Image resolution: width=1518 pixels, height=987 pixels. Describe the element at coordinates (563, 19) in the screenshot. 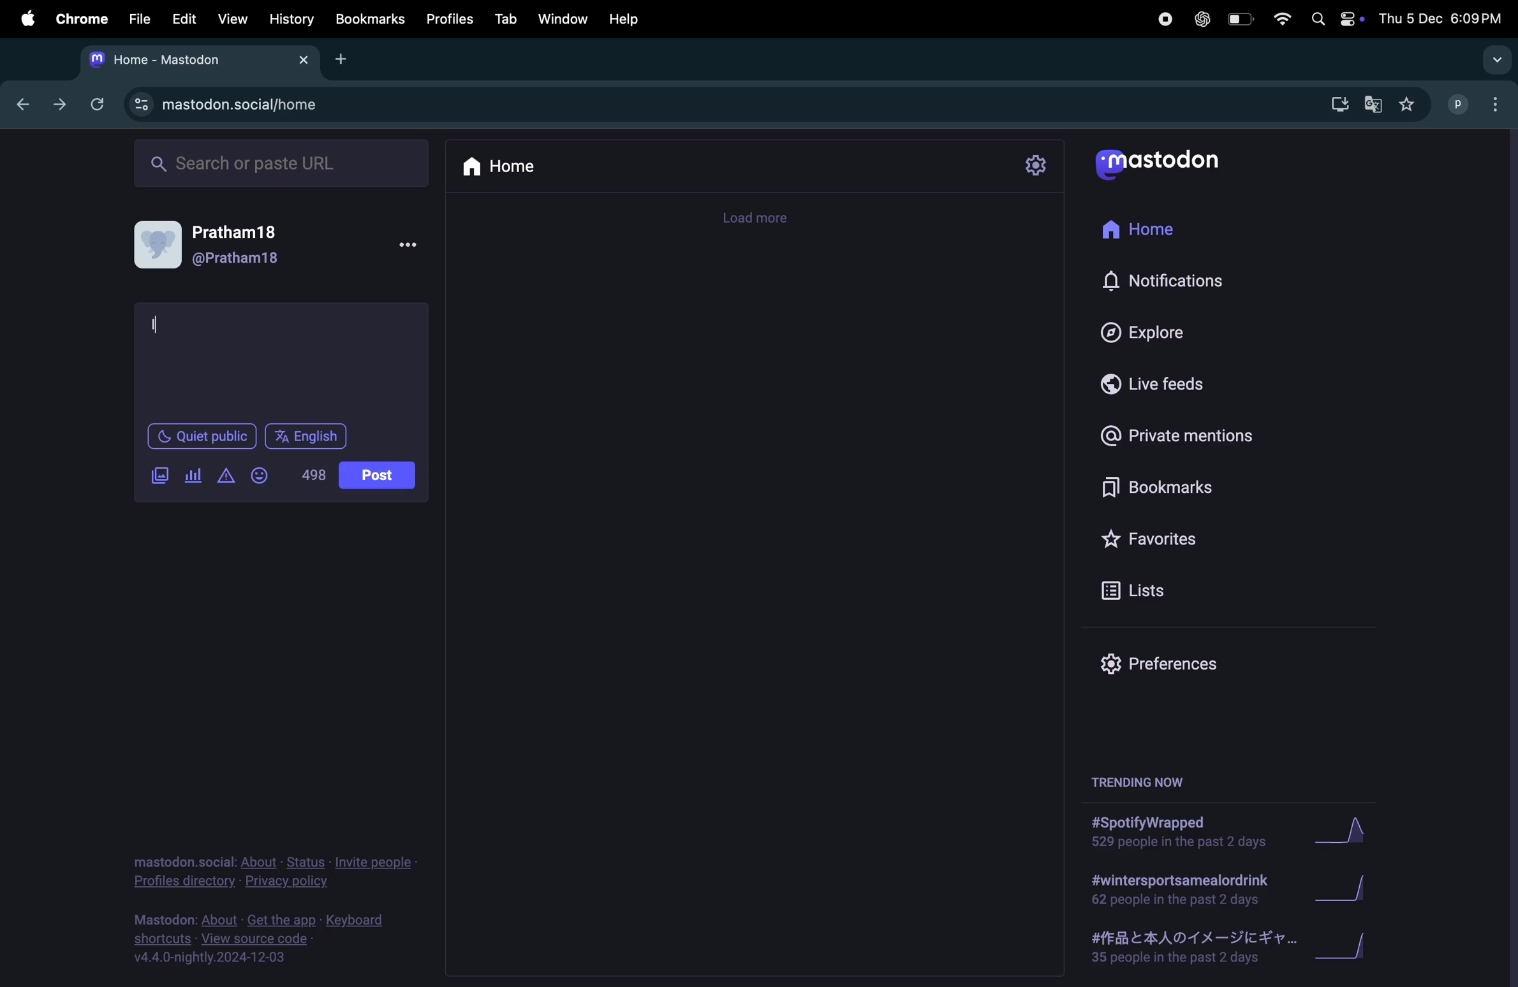

I see `window` at that location.